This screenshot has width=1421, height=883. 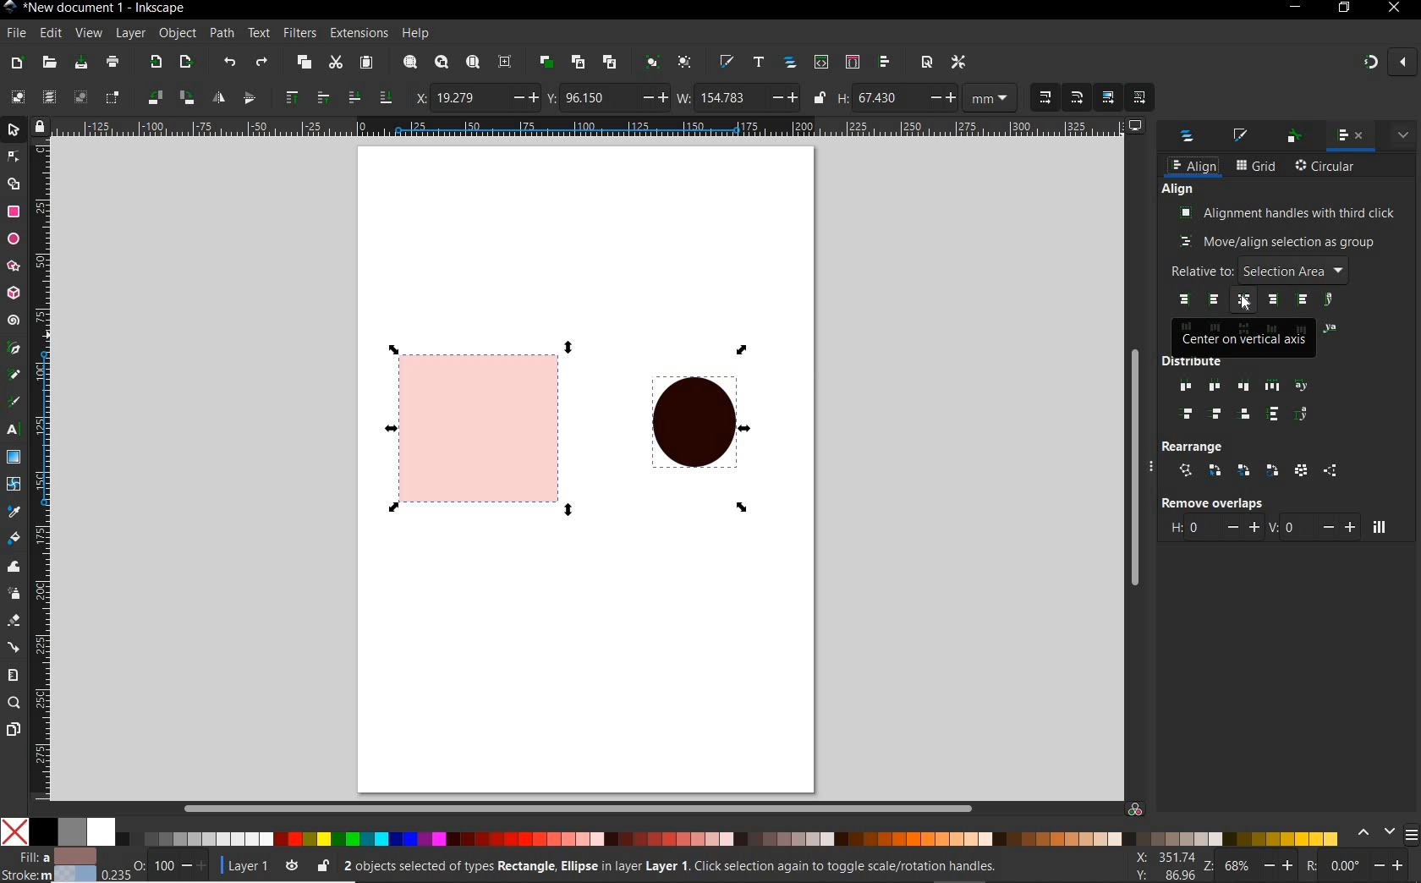 What do you see at coordinates (1170, 867) in the screenshot?
I see `xy coordinates` at bounding box center [1170, 867].